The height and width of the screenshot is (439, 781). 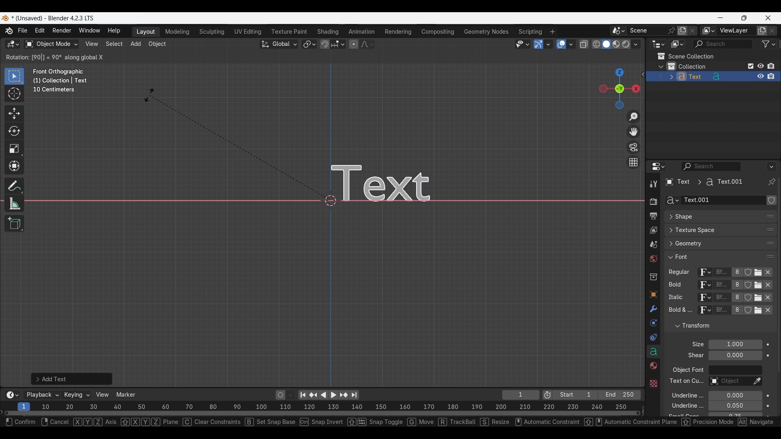 I want to click on Move the view, so click(x=634, y=132).